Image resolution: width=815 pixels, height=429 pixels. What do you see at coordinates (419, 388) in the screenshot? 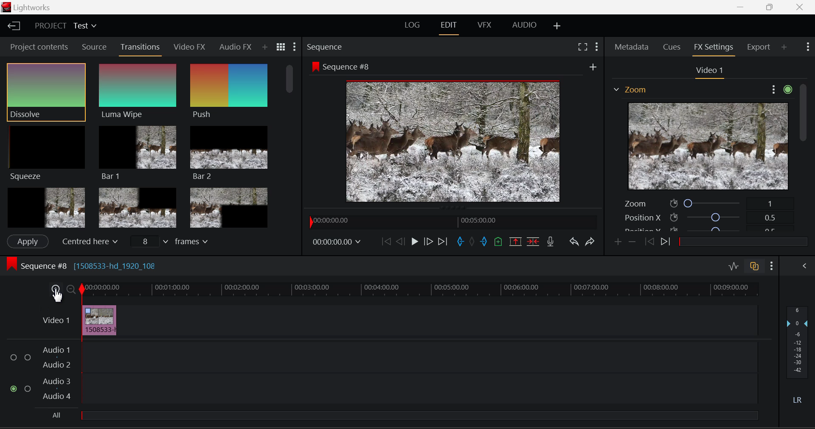
I see `Audio Input Field ` at bounding box center [419, 388].